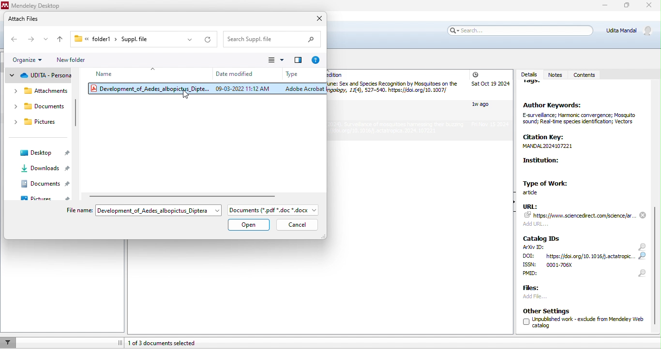 Image resolution: width=661 pixels, height=349 pixels. I want to click on URL, so click(586, 215).